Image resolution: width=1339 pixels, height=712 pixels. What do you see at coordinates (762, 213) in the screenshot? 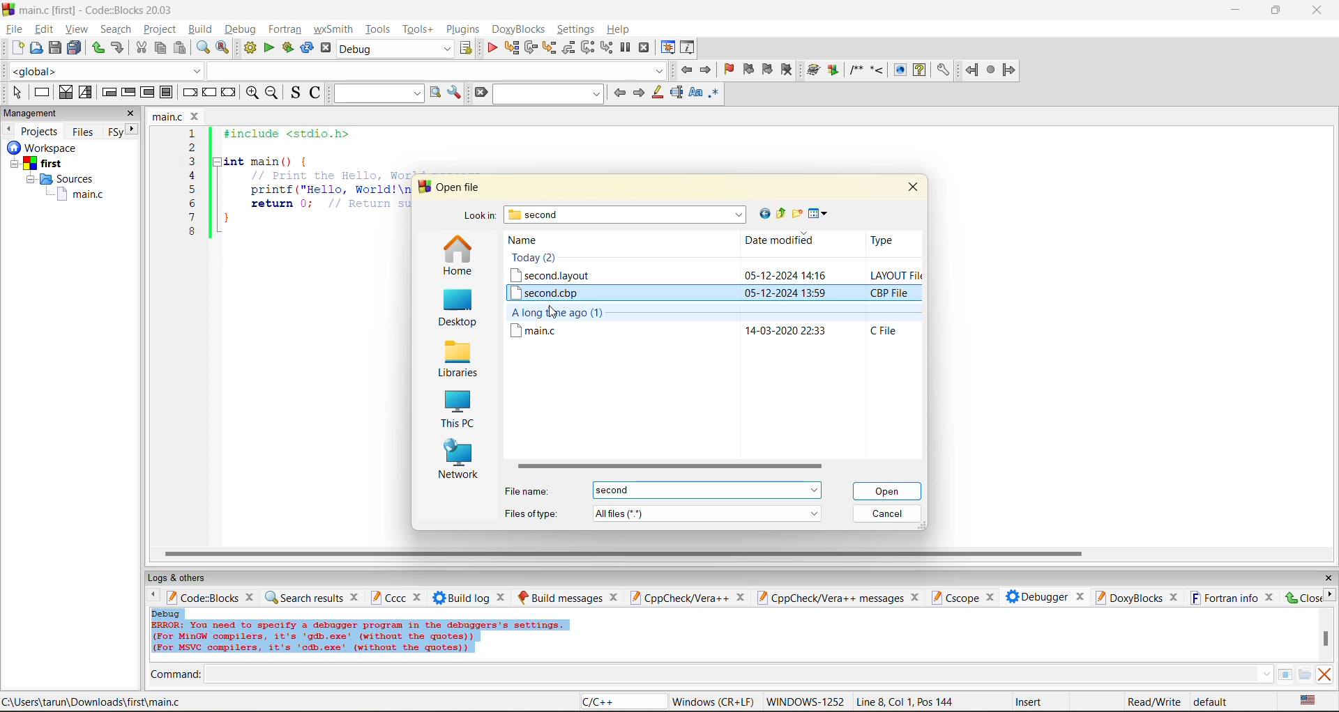
I see `go to last` at bounding box center [762, 213].